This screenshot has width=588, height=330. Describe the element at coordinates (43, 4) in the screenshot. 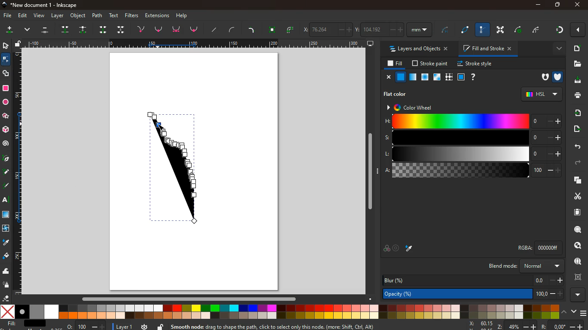

I see `inkscape` at that location.